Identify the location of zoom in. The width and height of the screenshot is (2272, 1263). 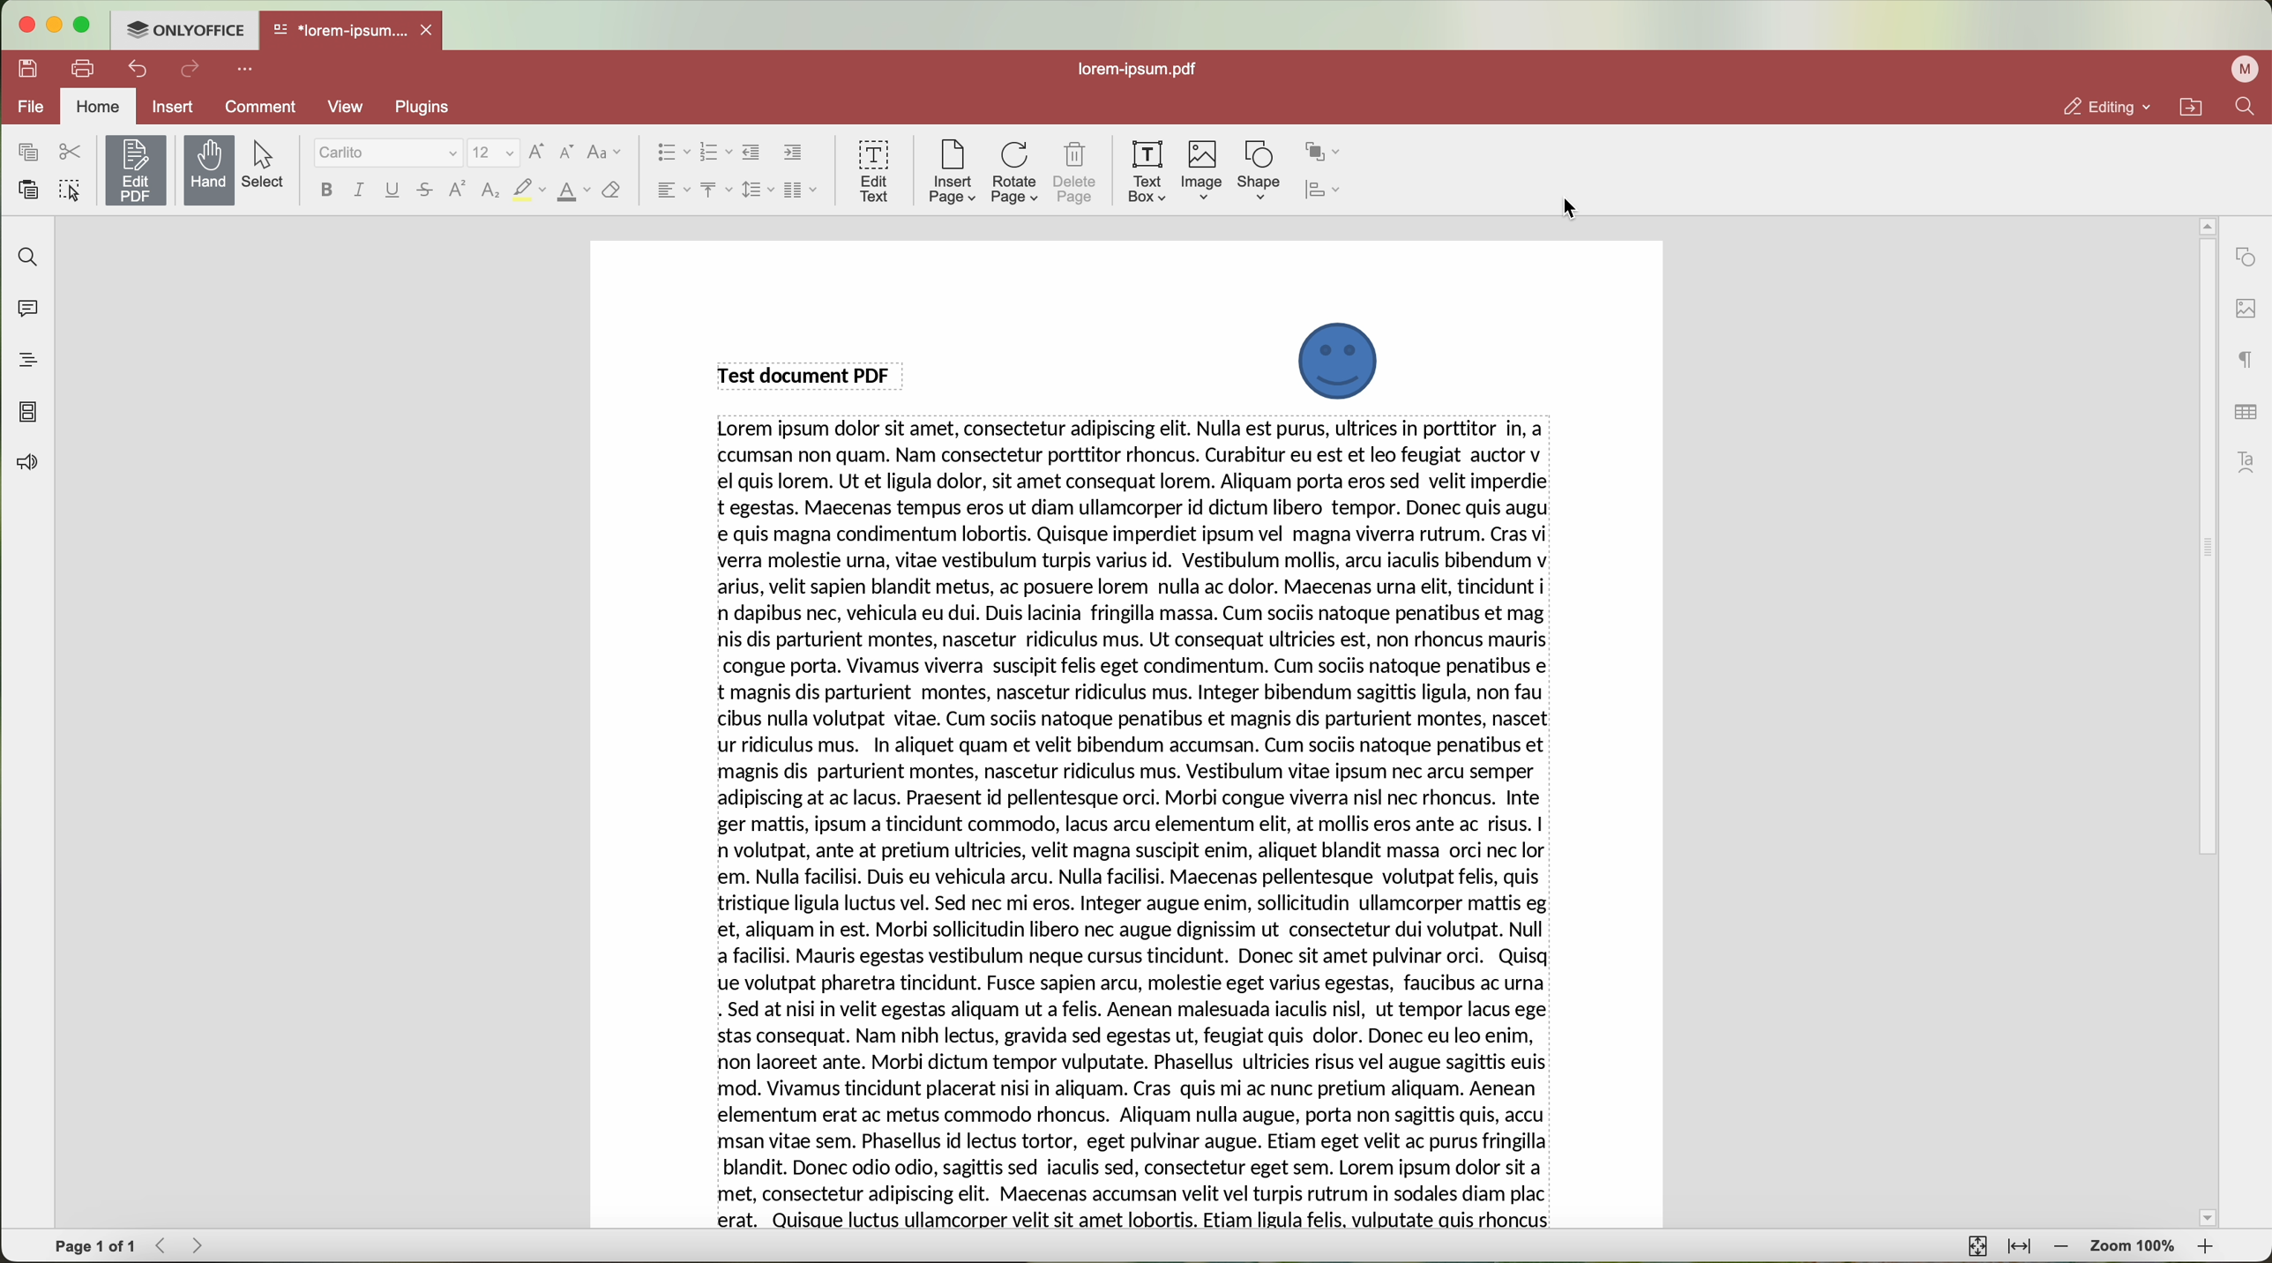
(2205, 1248).